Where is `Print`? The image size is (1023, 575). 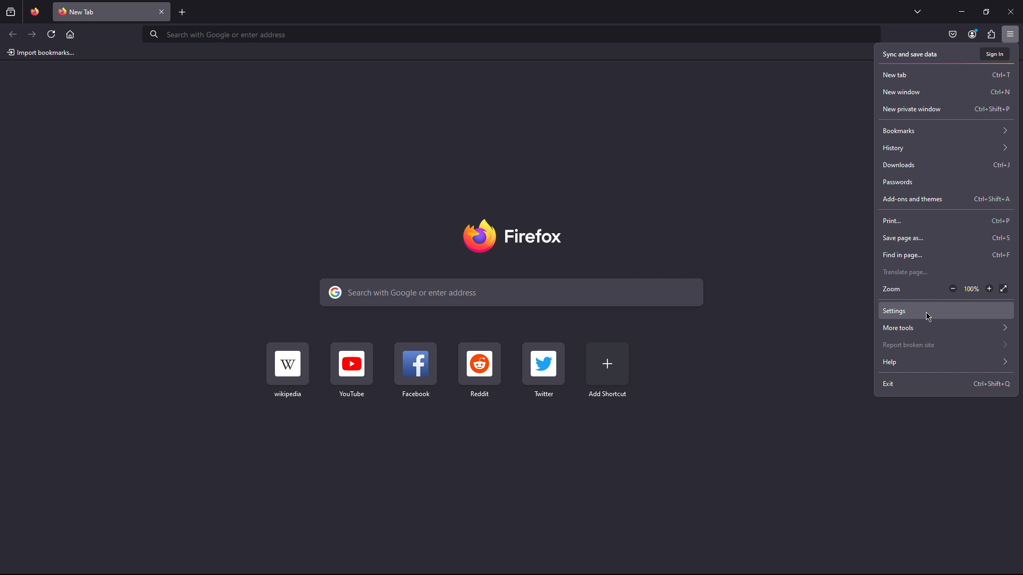 Print is located at coordinates (946, 219).